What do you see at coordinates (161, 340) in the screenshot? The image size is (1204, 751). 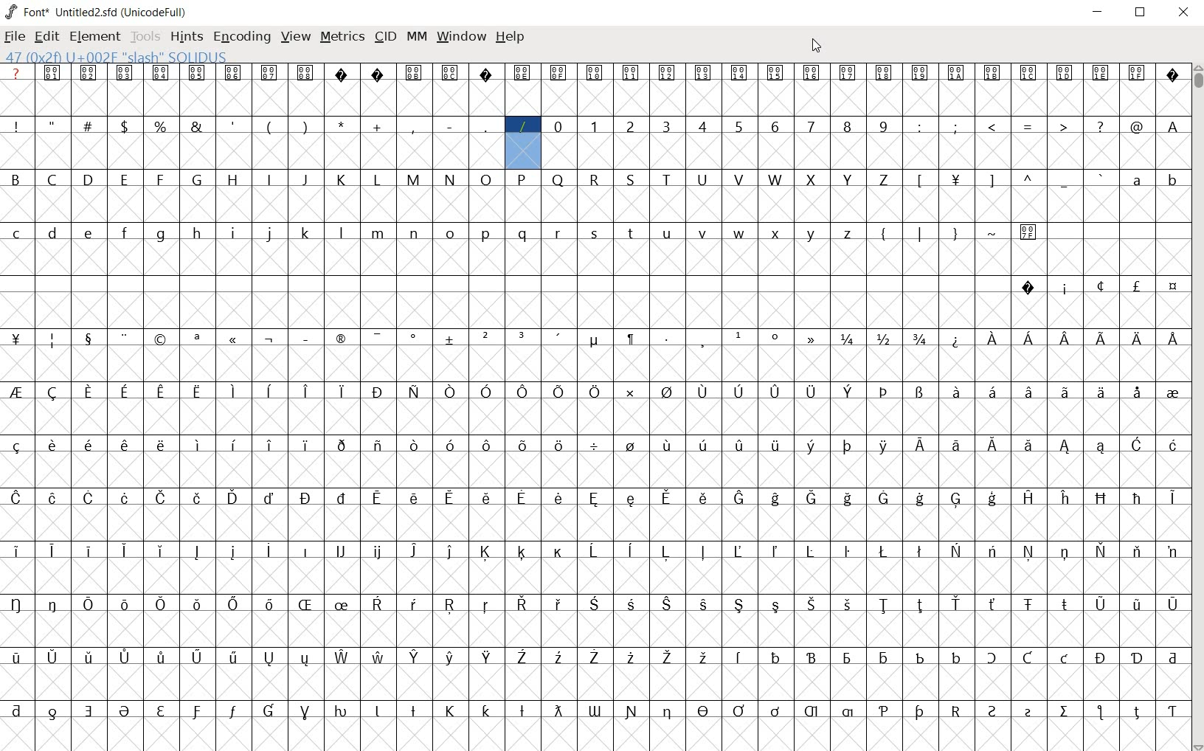 I see `glyph` at bounding box center [161, 340].